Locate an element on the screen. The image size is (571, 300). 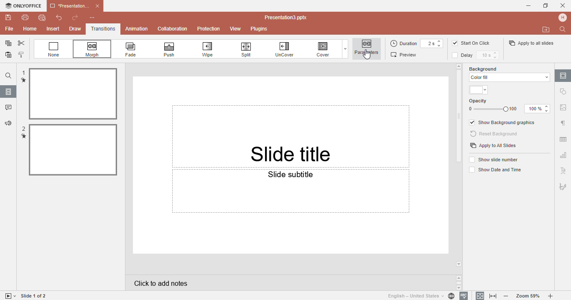
Fit to slidee is located at coordinates (478, 295).